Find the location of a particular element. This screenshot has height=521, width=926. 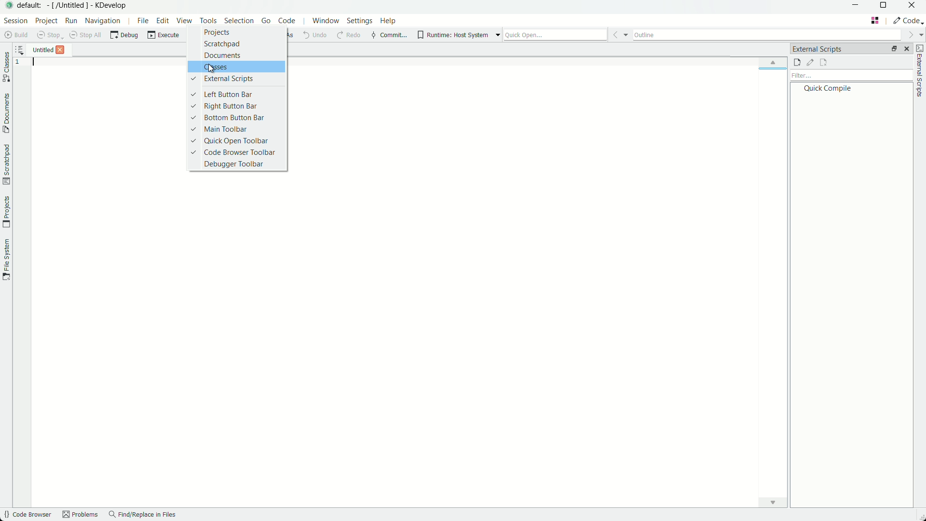

quick compile is located at coordinates (827, 89).